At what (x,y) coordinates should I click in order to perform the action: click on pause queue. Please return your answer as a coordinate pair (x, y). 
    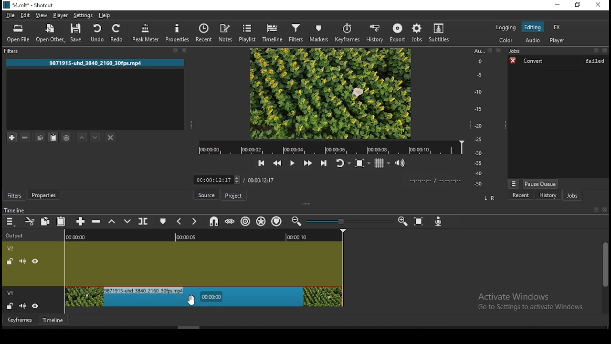
    Looking at the image, I should click on (540, 183).